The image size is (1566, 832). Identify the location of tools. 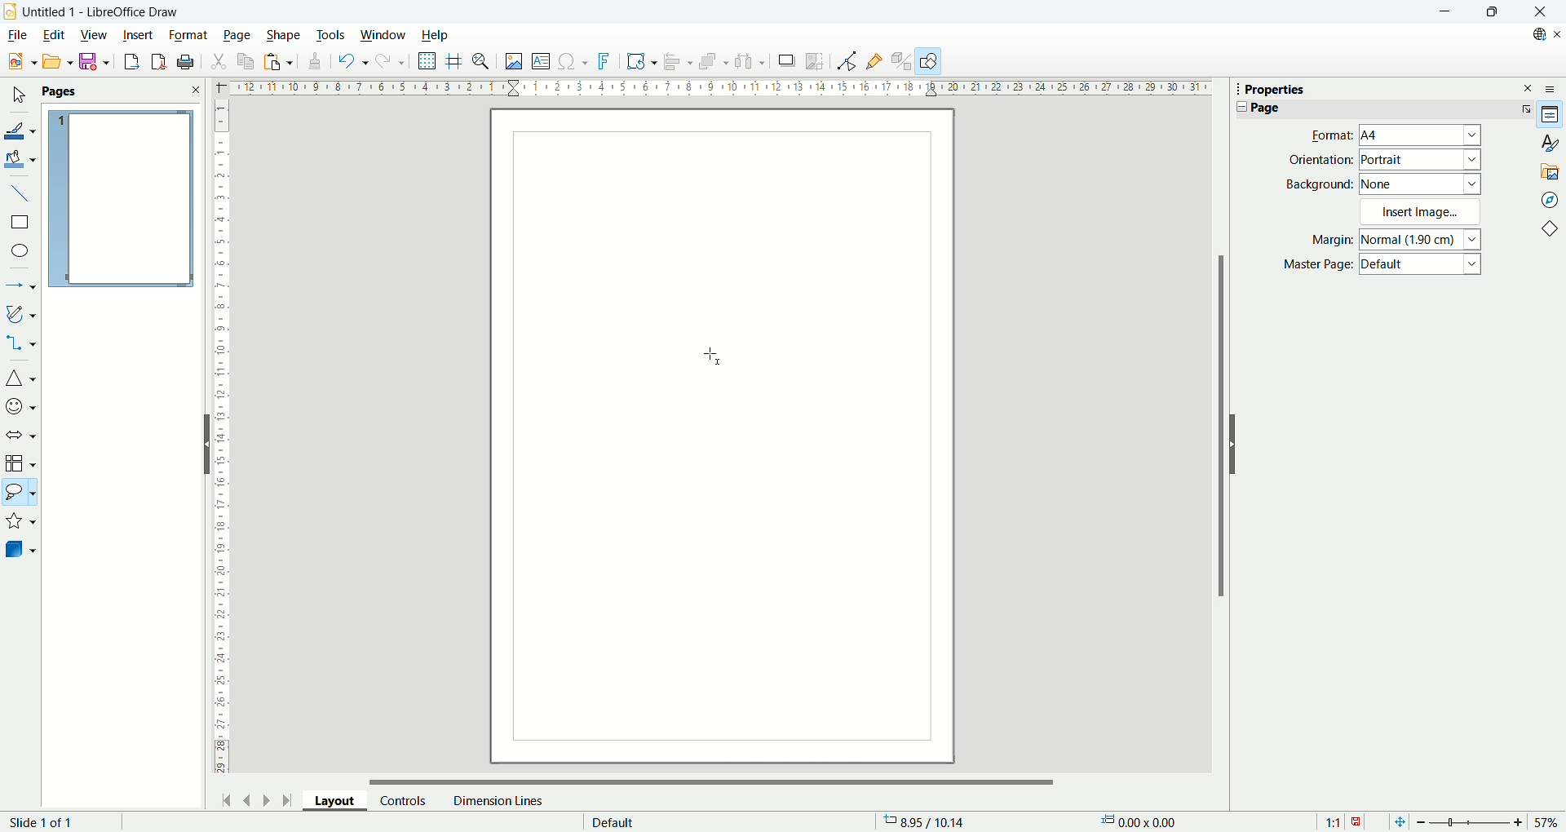
(332, 33).